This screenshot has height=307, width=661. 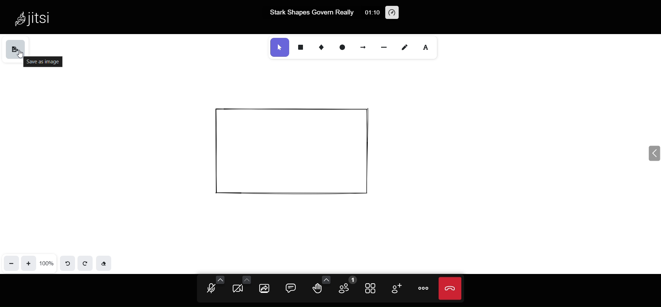 I want to click on Stark Shapes Govern Really, so click(x=309, y=12).